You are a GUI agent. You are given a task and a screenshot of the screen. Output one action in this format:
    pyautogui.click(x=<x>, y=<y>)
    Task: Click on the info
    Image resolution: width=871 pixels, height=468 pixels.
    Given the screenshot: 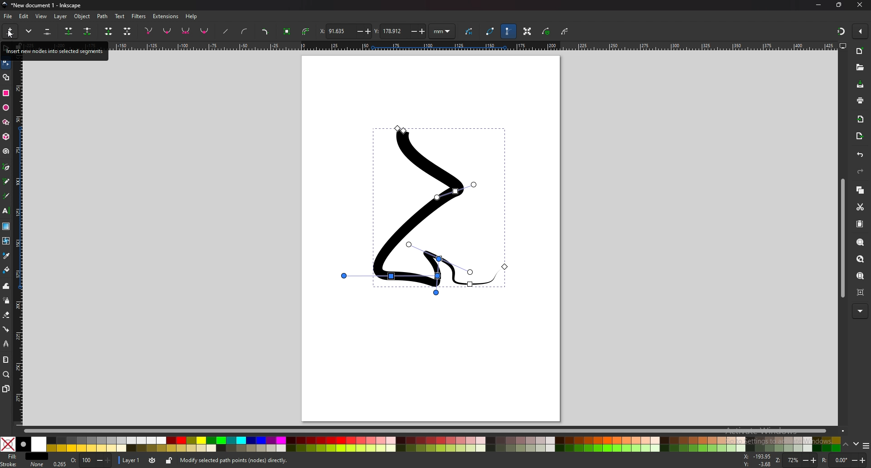 What is the action you would take?
    pyautogui.click(x=314, y=461)
    